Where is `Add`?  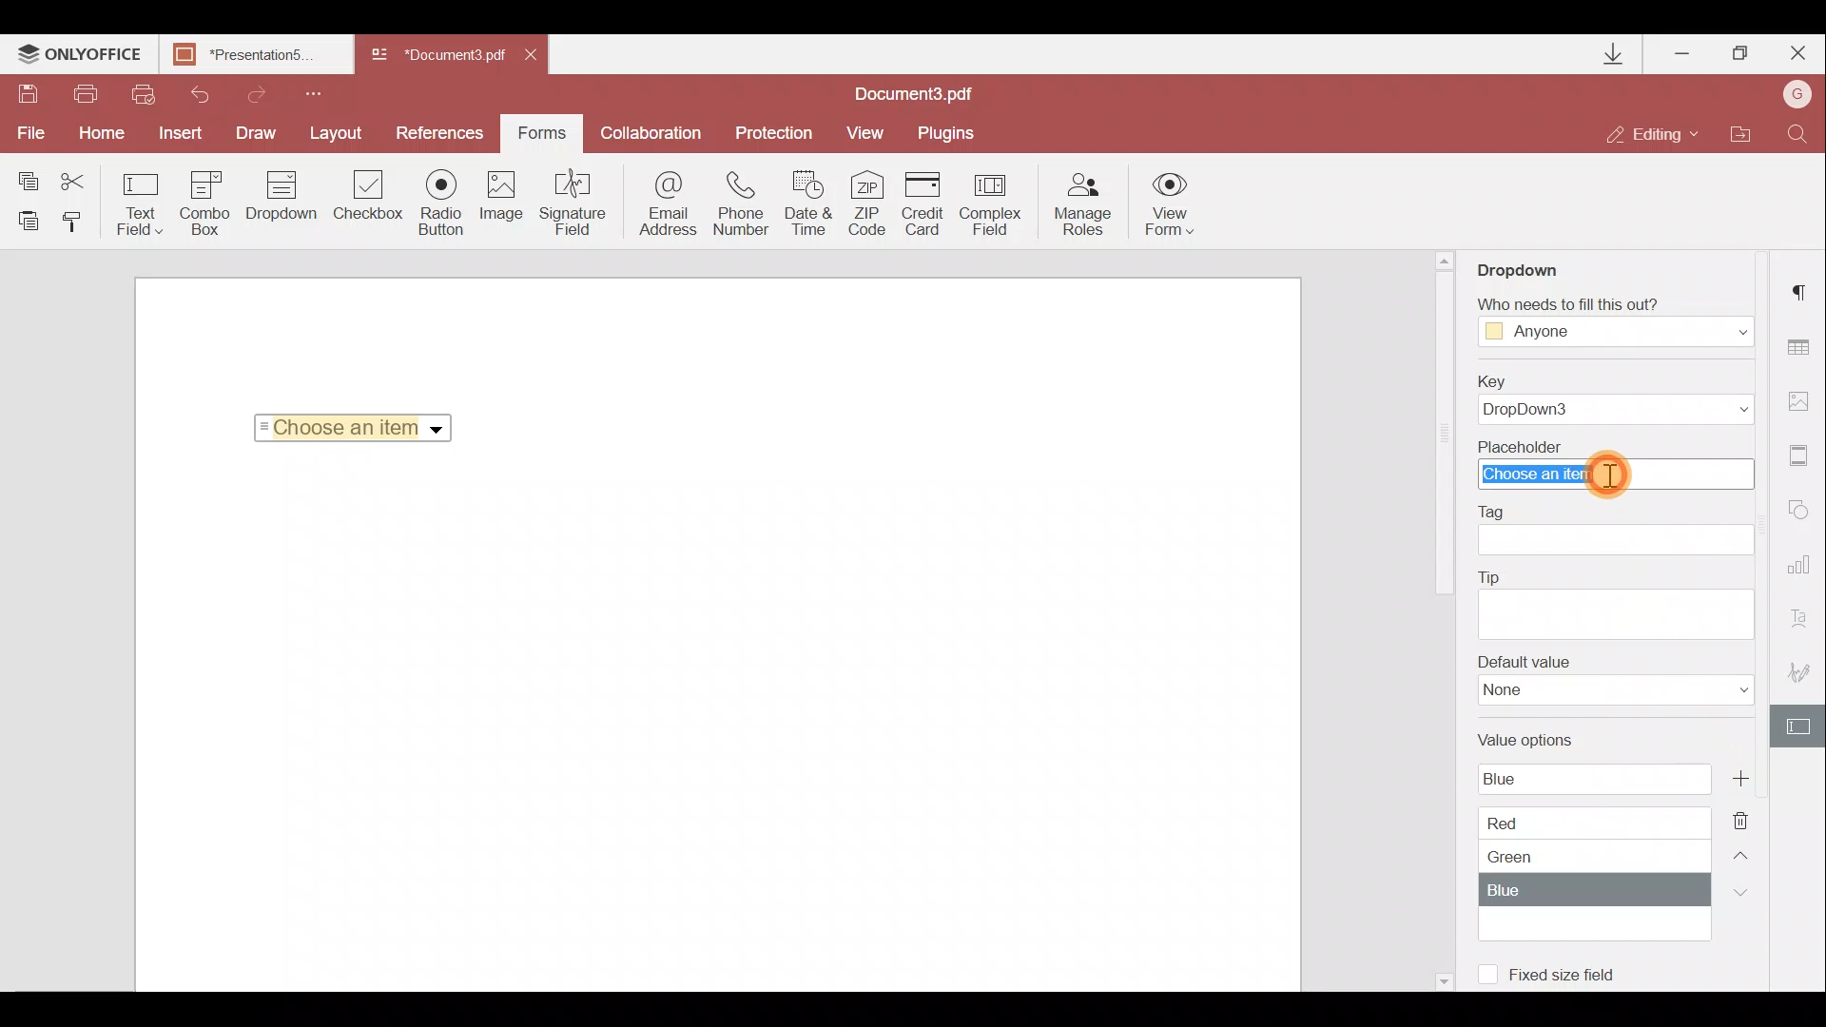 Add is located at coordinates (1739, 778).